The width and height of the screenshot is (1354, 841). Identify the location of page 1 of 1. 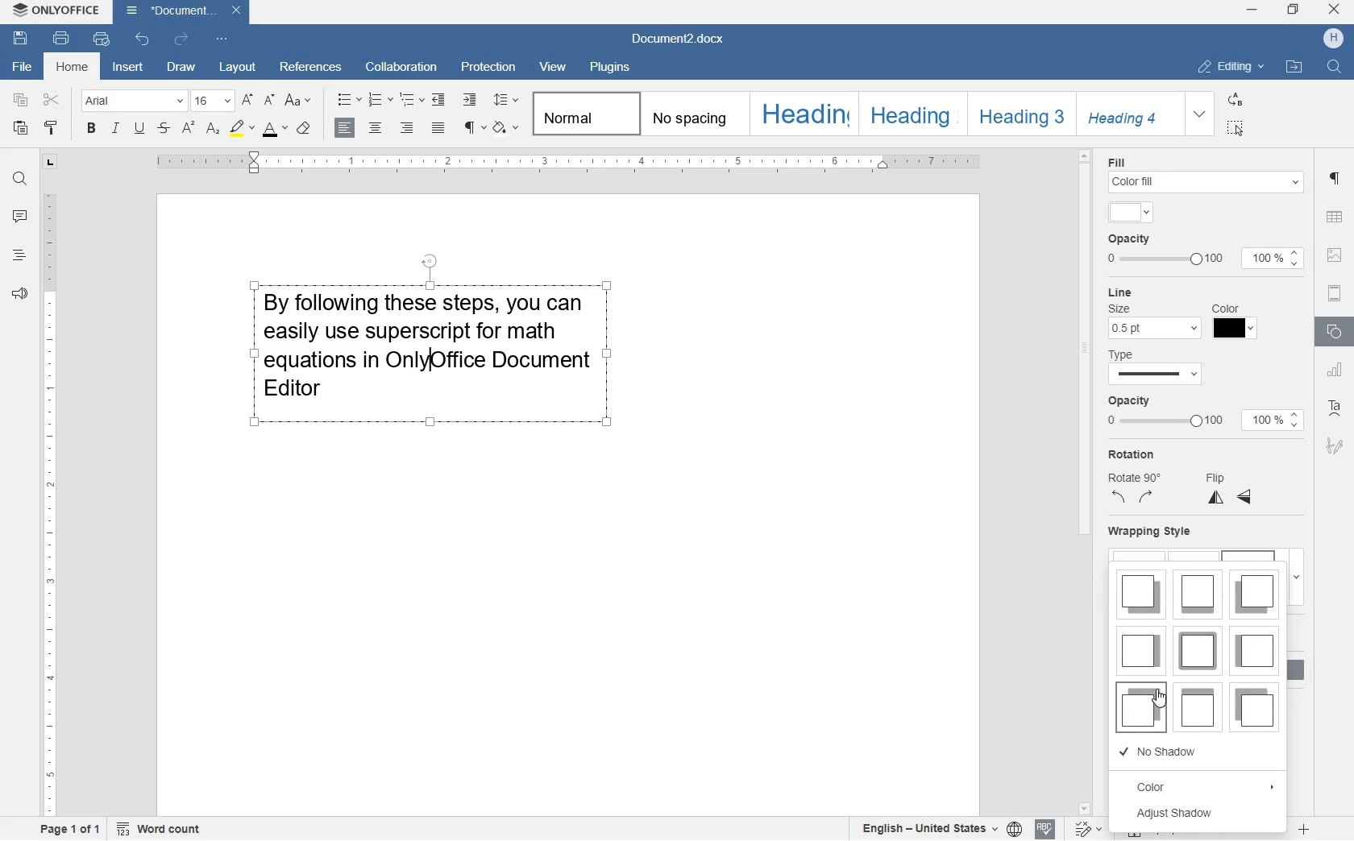
(74, 831).